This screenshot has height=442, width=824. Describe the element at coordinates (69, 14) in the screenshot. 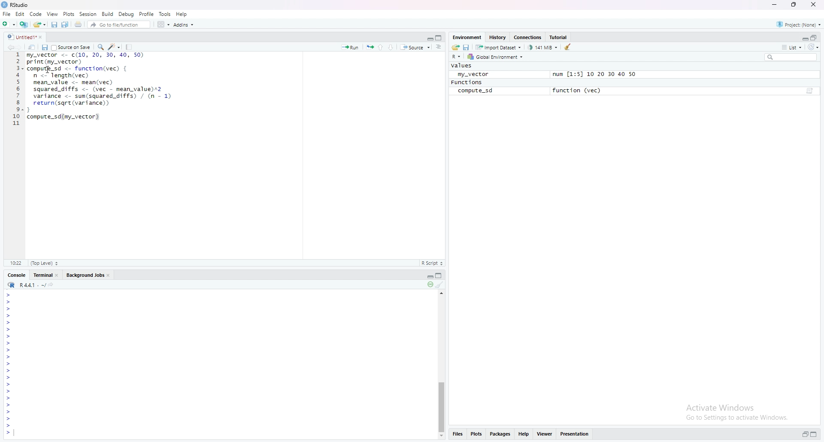

I see `Plots` at that location.